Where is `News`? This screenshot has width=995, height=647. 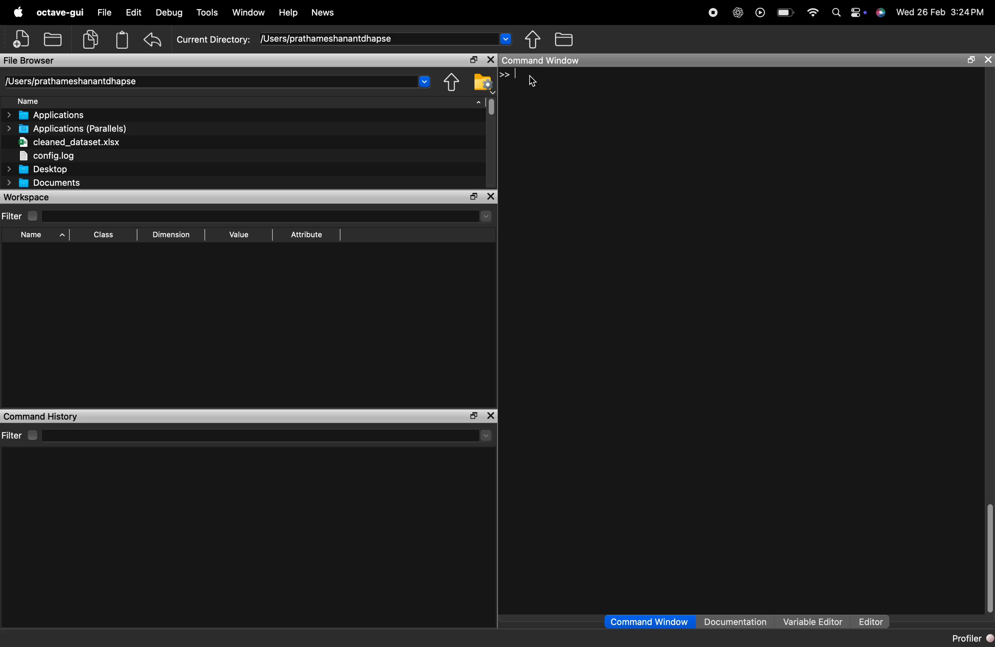 News is located at coordinates (324, 13).